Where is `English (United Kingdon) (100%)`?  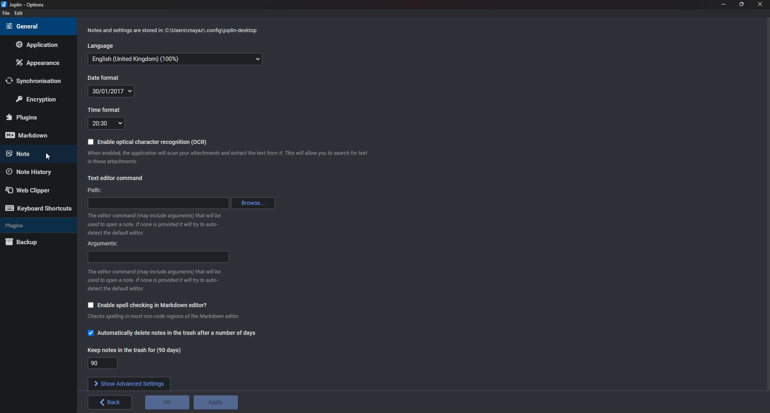
English (United Kingdon) (100%) is located at coordinates (173, 59).